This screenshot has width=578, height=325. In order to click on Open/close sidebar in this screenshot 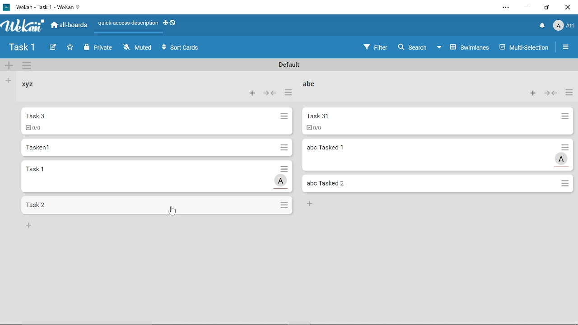, I will do `click(567, 48)`.